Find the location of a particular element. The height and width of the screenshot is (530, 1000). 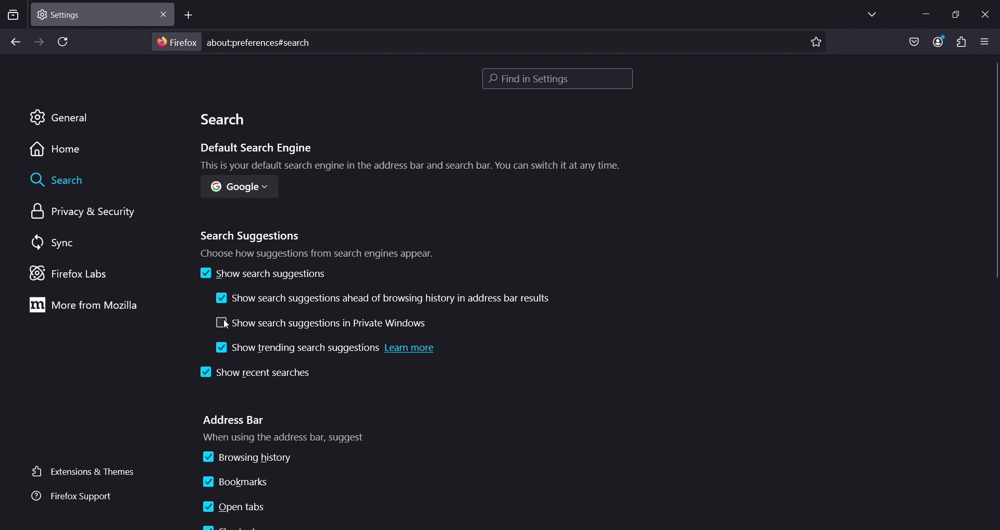

save to pocker is located at coordinates (914, 42).